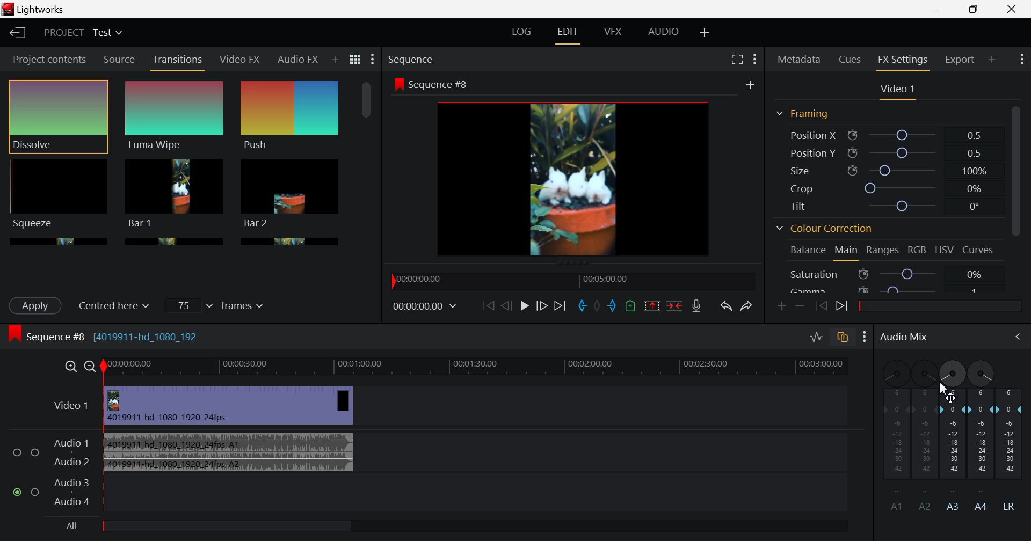  Describe the element at coordinates (211, 527) in the screenshot. I see `All` at that location.